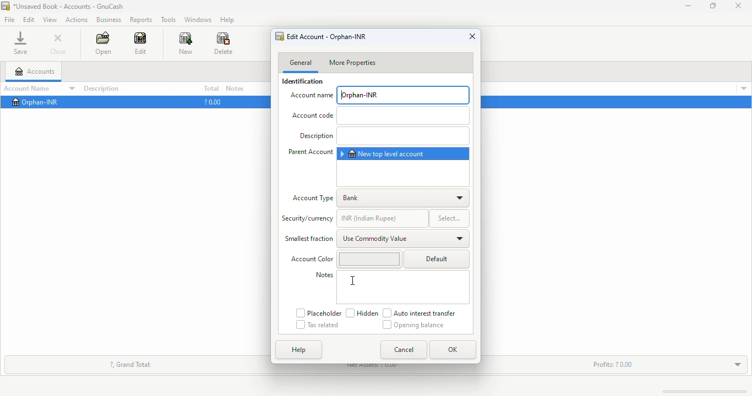  What do you see at coordinates (140, 43) in the screenshot?
I see `edit` at bounding box center [140, 43].